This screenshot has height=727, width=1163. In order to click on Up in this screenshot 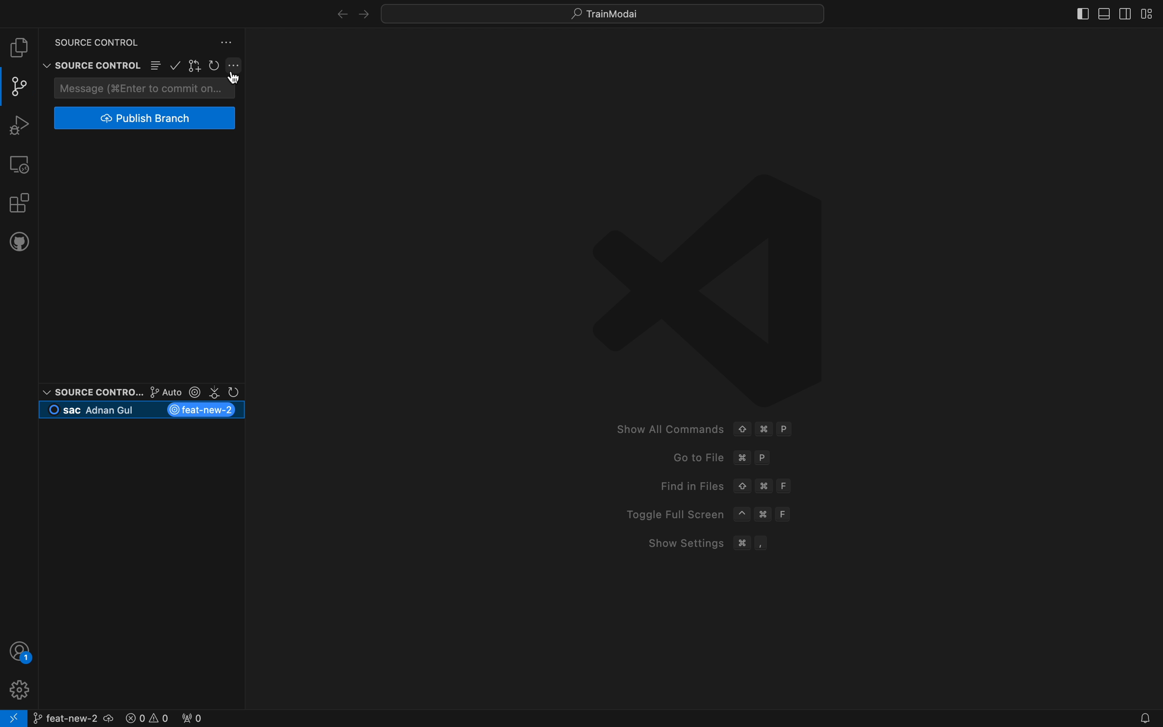, I will do `click(742, 487)`.